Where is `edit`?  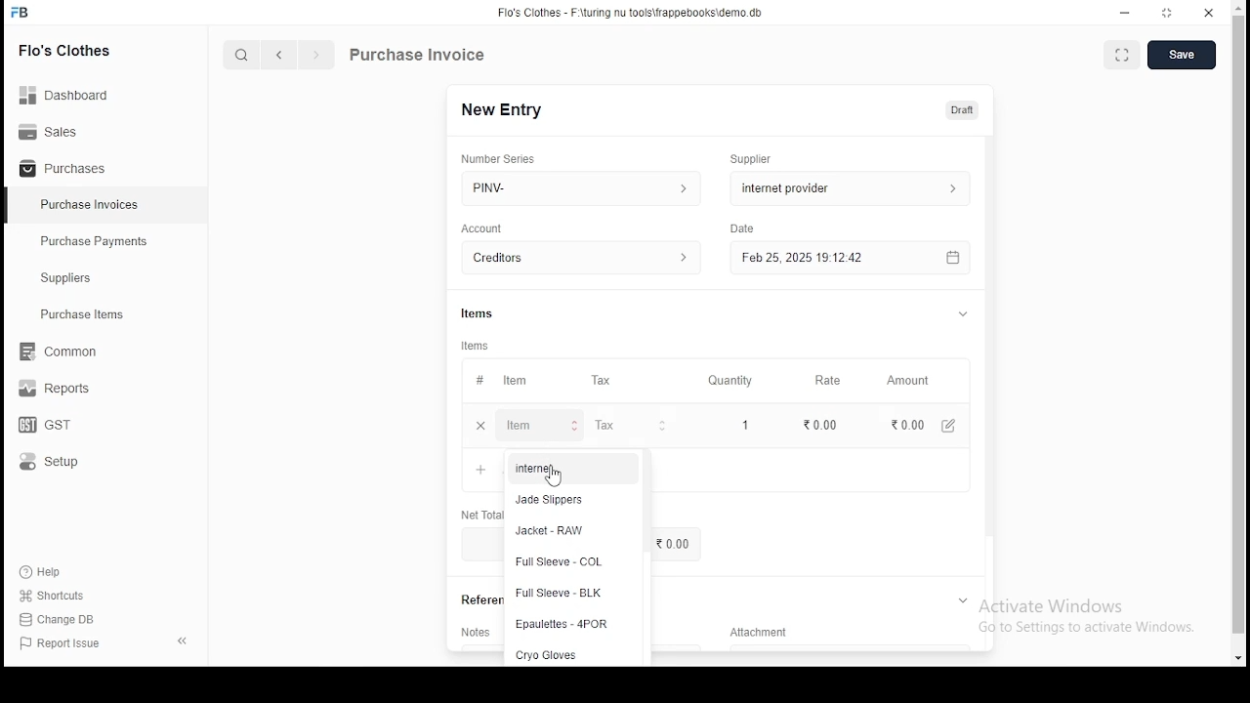 edit is located at coordinates (951, 427).